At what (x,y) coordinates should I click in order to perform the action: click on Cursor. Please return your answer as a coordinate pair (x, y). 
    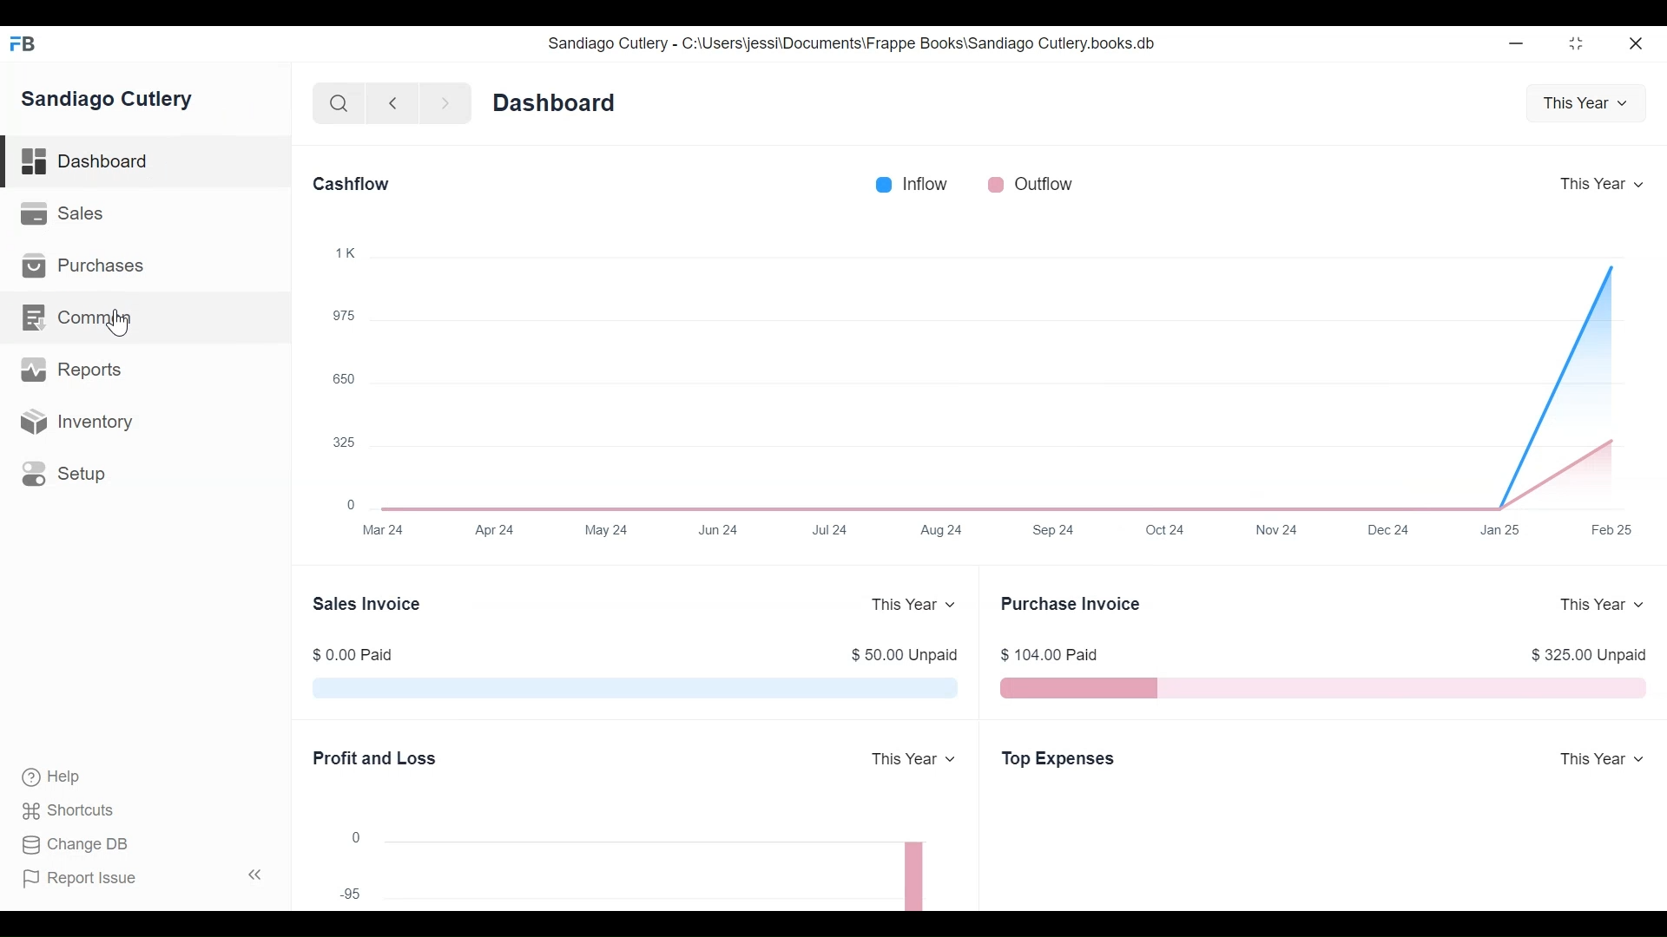
    Looking at the image, I should click on (117, 323).